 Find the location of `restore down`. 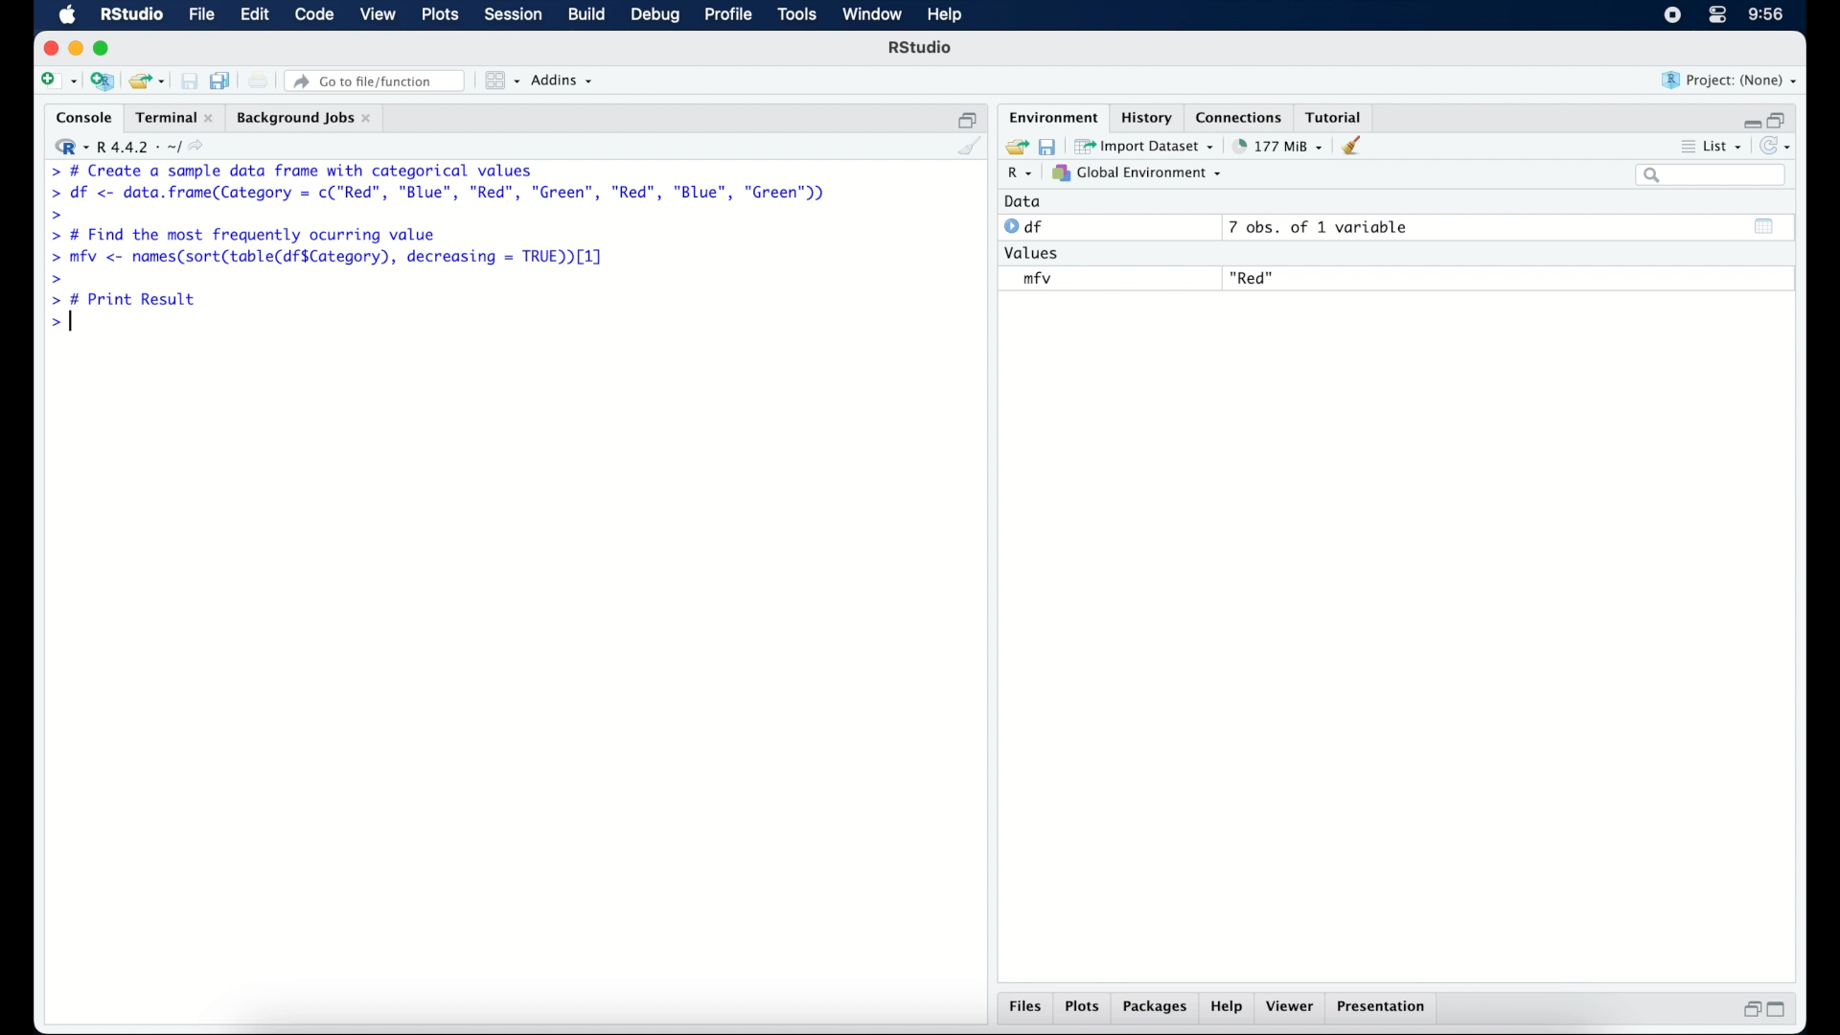

restore down is located at coordinates (966, 116).